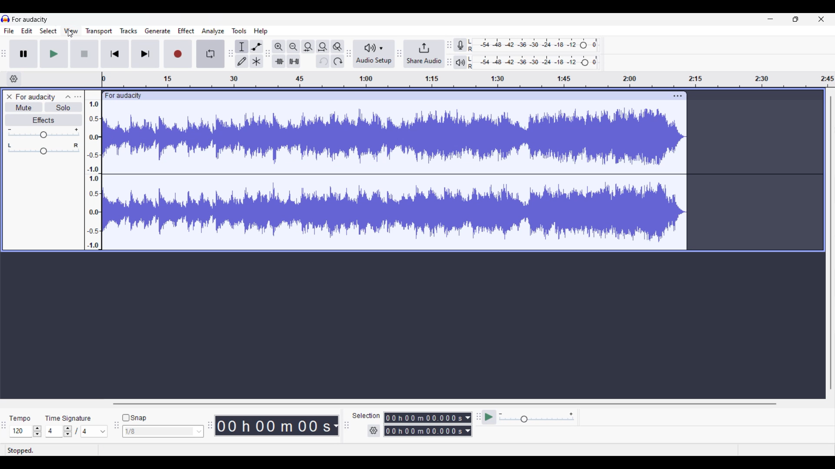  I want to click on Record meter, so click(461, 45).